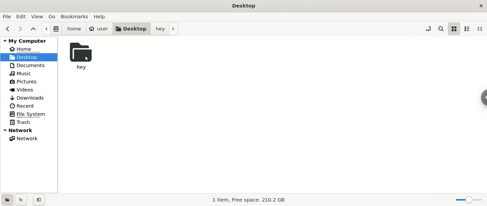  Describe the element at coordinates (245, 5) in the screenshot. I see `title` at that location.